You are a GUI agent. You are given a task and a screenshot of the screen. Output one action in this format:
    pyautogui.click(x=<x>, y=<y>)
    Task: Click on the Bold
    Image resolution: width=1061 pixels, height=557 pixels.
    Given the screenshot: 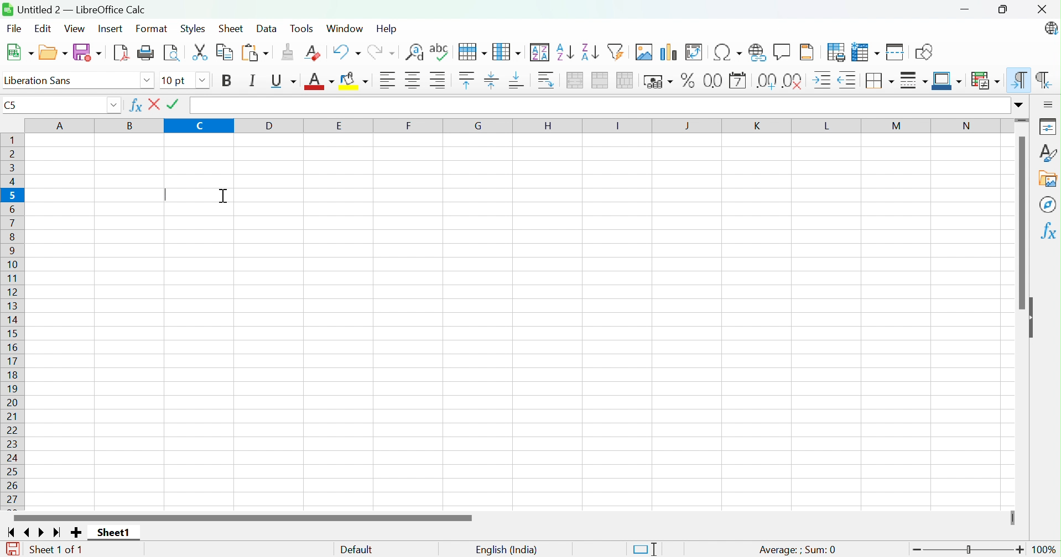 What is the action you would take?
    pyautogui.click(x=228, y=82)
    